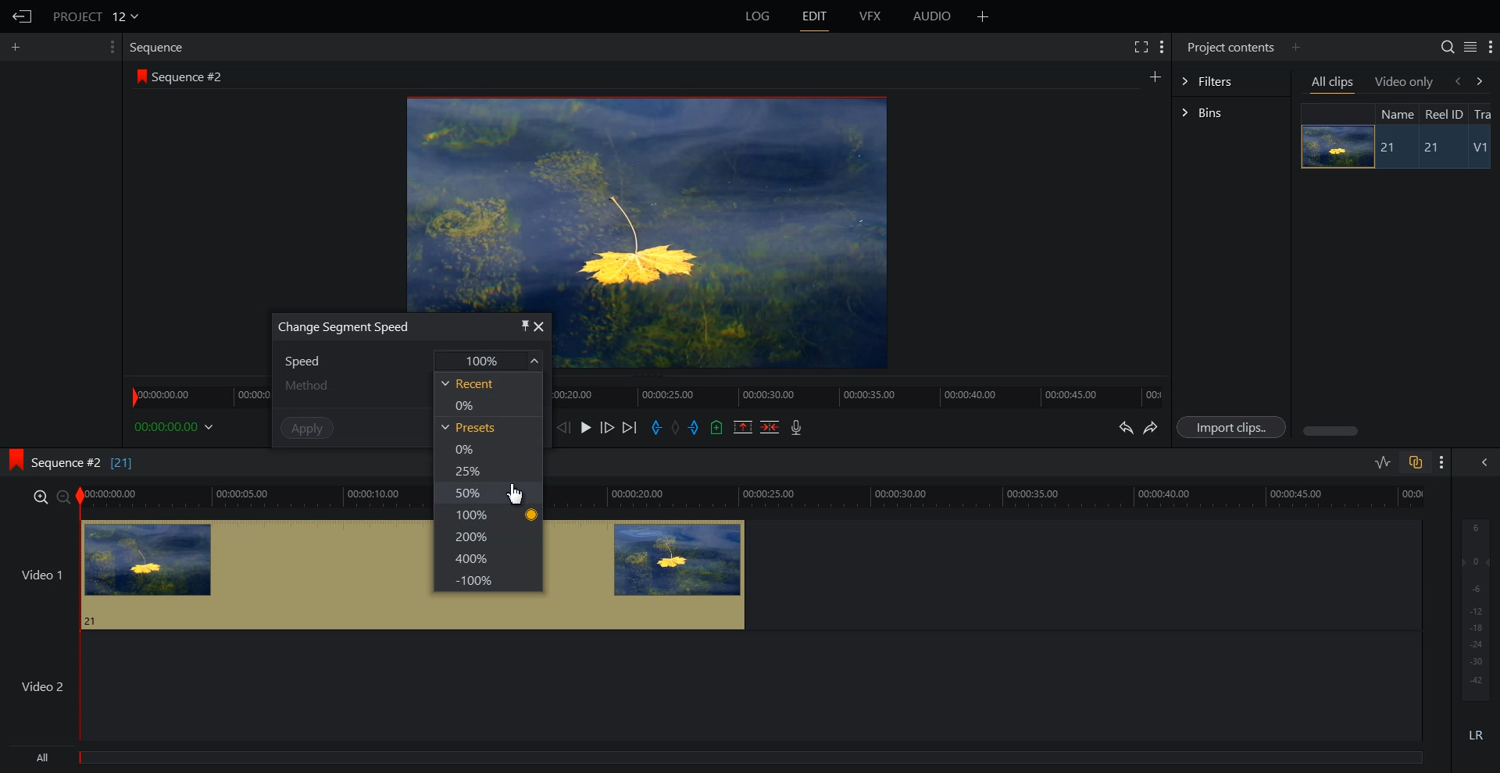 Image resolution: width=1500 pixels, height=773 pixels. Describe the element at coordinates (308, 428) in the screenshot. I see `Apply` at that location.